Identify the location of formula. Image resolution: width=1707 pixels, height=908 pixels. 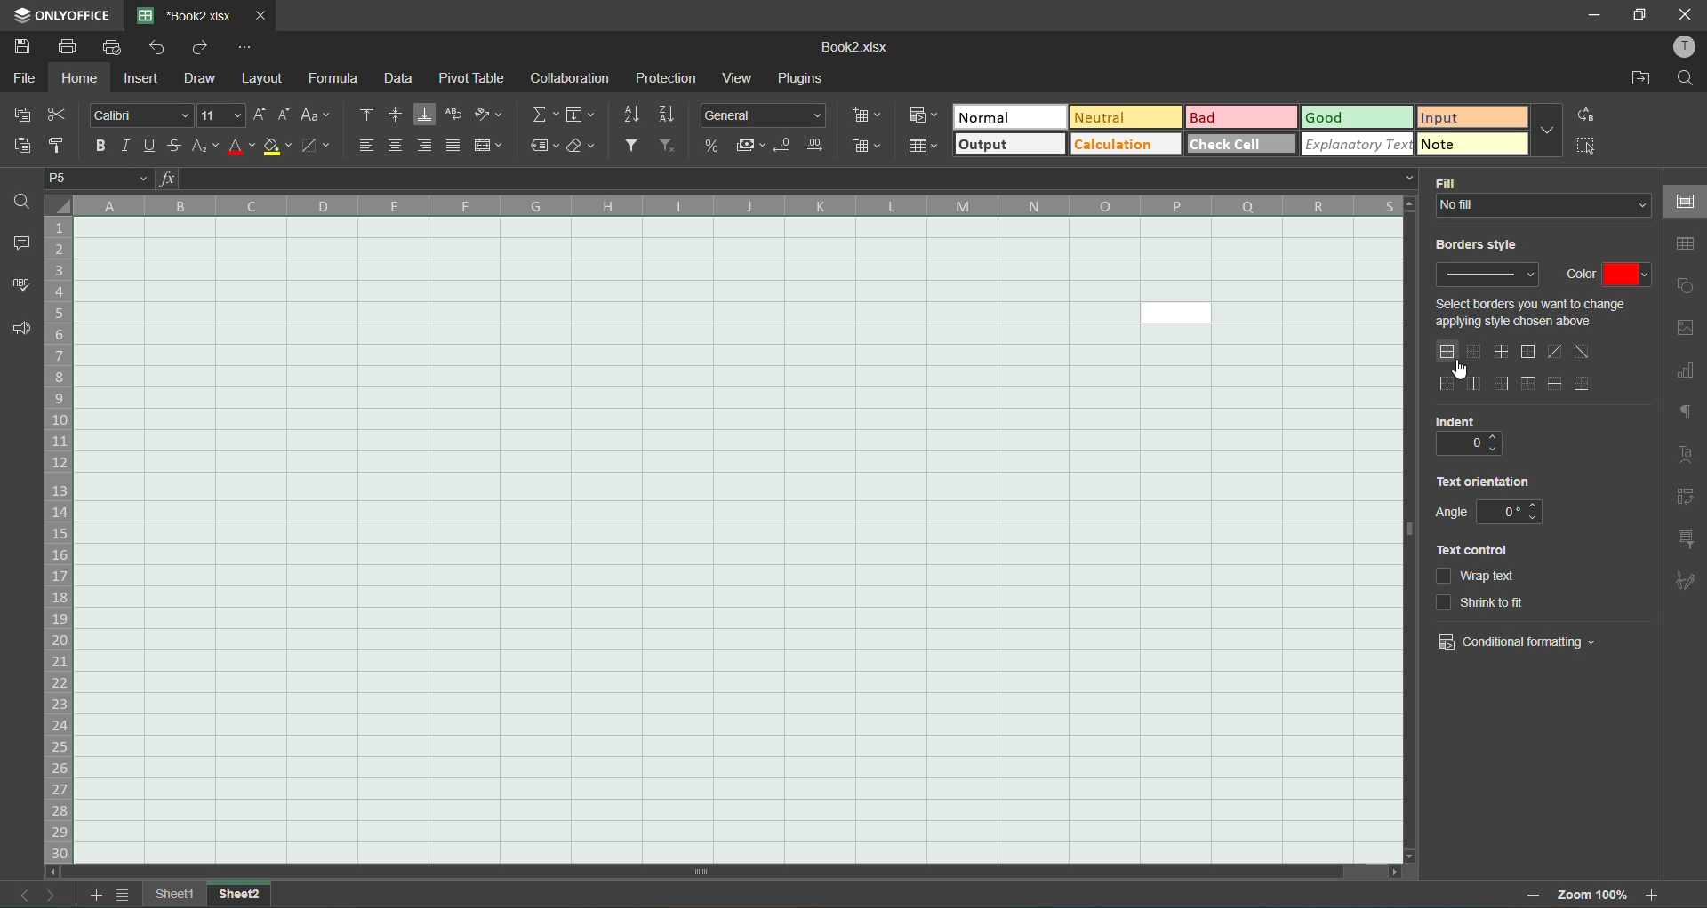
(336, 81).